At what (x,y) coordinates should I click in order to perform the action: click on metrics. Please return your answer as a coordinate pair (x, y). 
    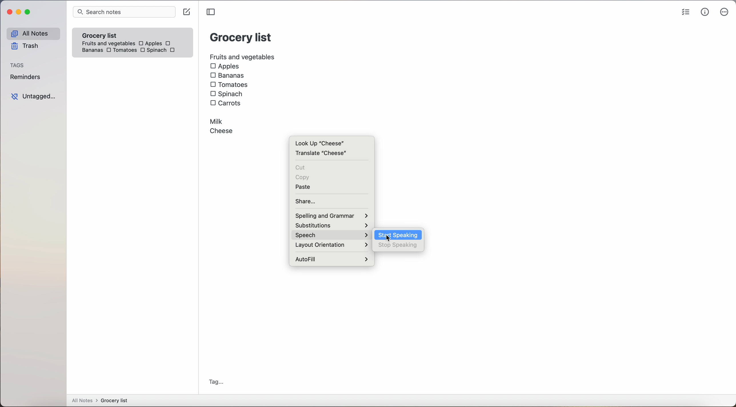
    Looking at the image, I should click on (704, 13).